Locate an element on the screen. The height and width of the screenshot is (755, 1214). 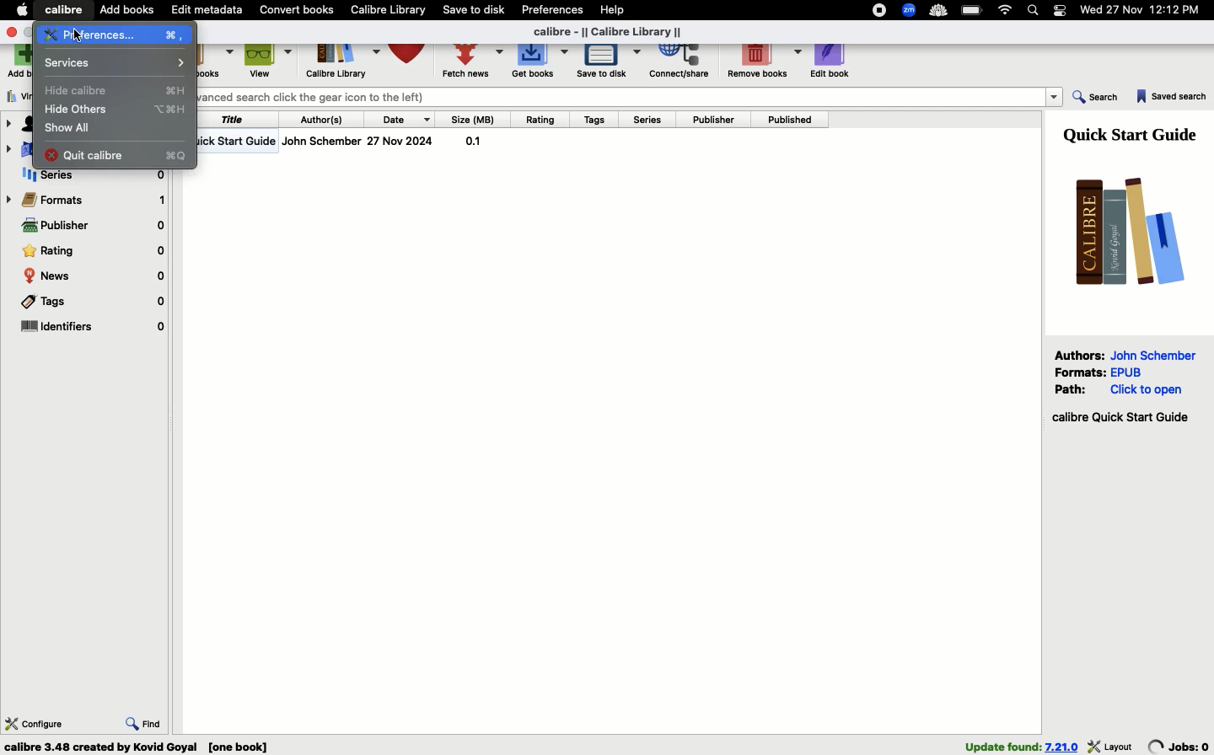
layout is located at coordinates (1111, 746).